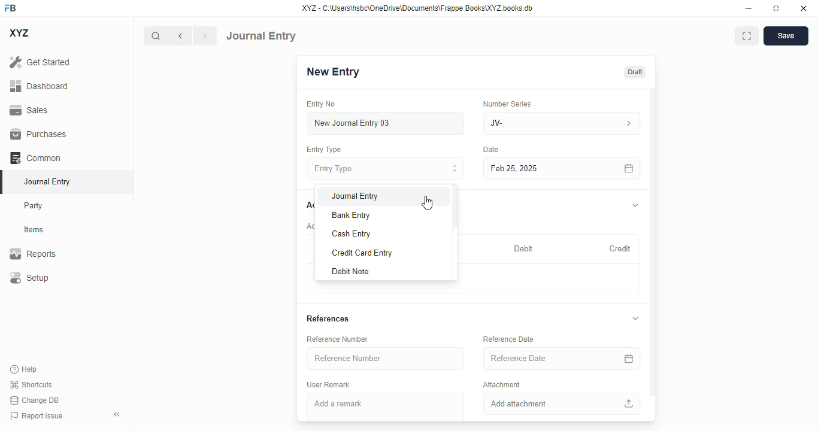  Describe the element at coordinates (35, 400) in the screenshot. I see `change DB` at that location.